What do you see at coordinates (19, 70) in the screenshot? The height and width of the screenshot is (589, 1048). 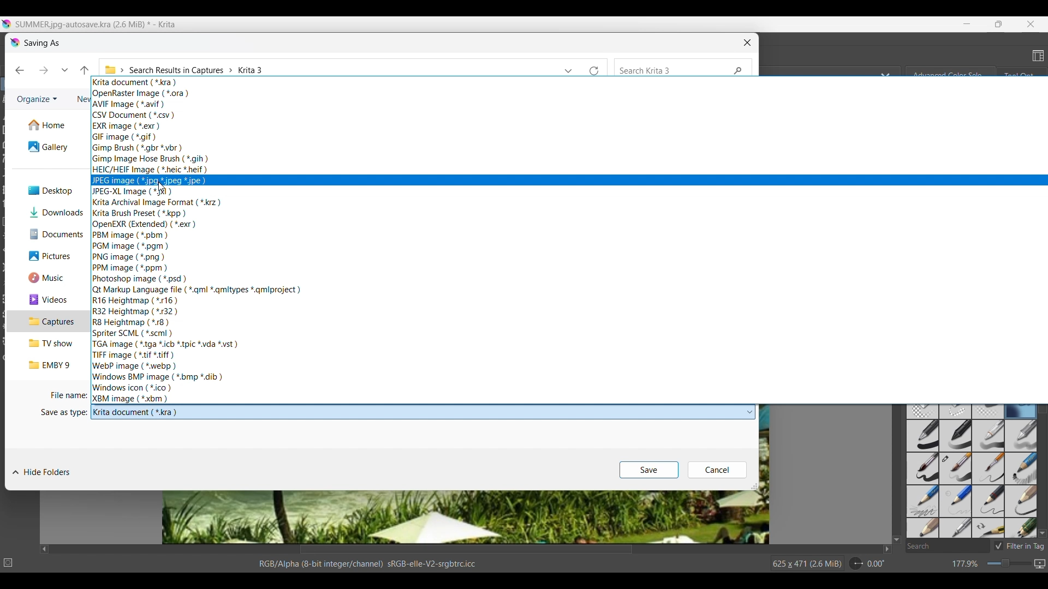 I see `Go back` at bounding box center [19, 70].